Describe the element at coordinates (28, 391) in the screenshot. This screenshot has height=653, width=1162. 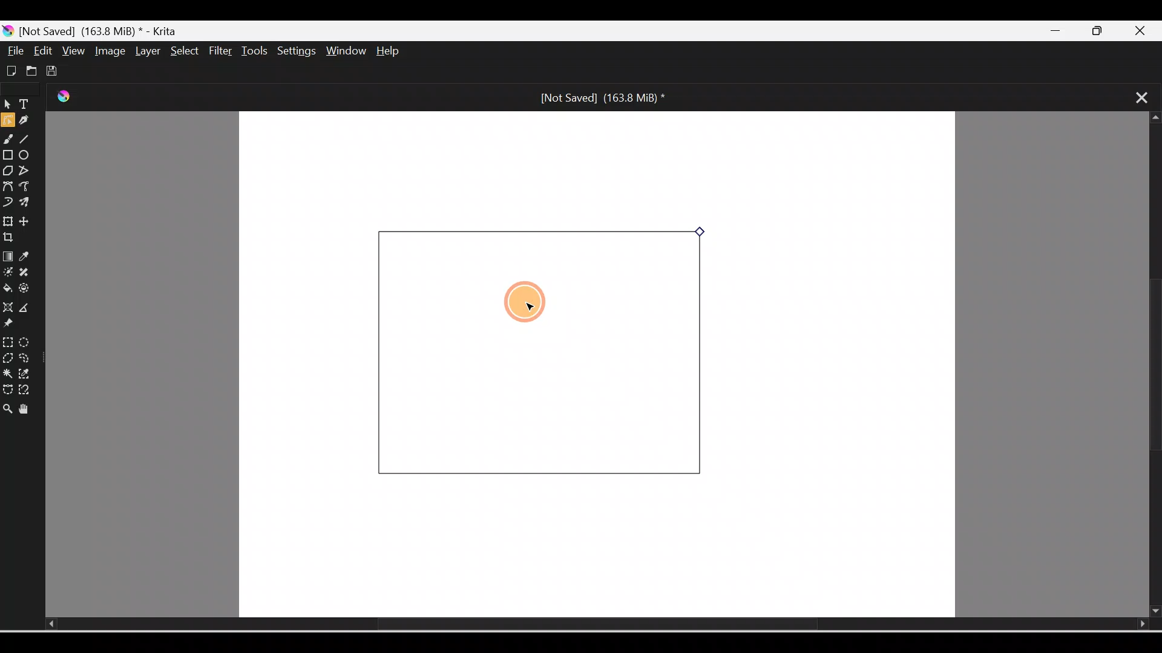
I see `Magnetic curve selection tool` at that location.